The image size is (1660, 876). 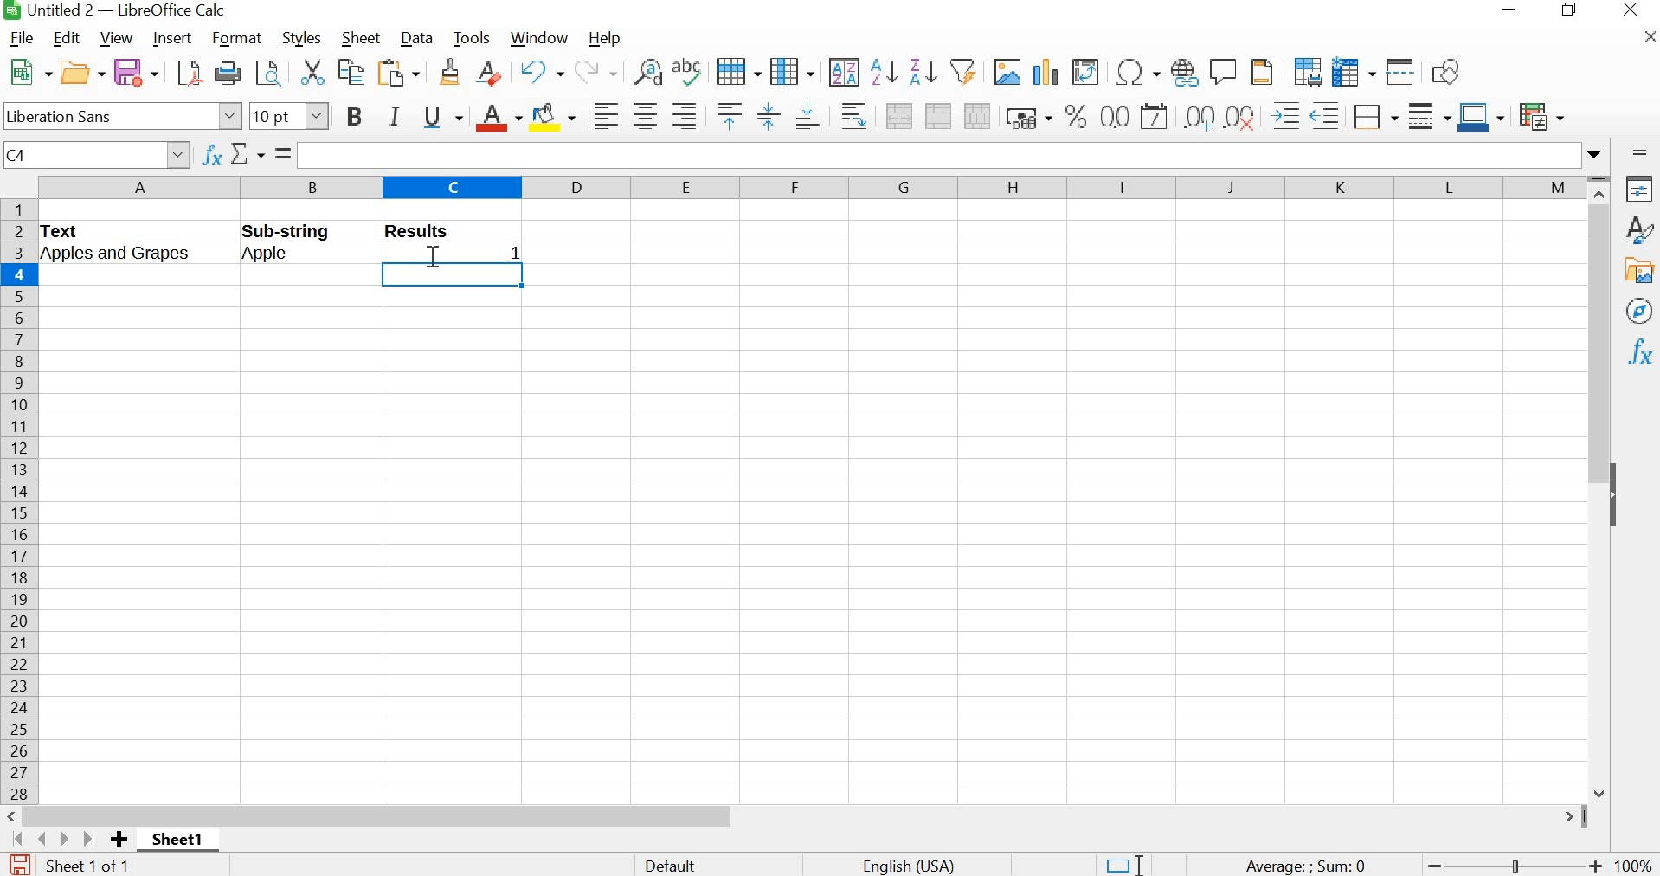 I want to click on sidebar settings, so click(x=1640, y=154).